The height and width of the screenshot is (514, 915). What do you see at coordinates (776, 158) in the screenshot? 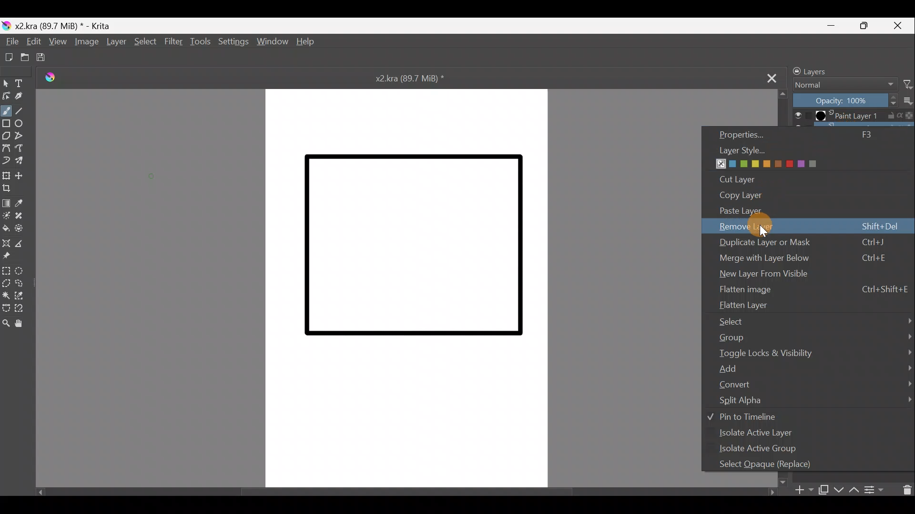
I see `Layer style` at bounding box center [776, 158].